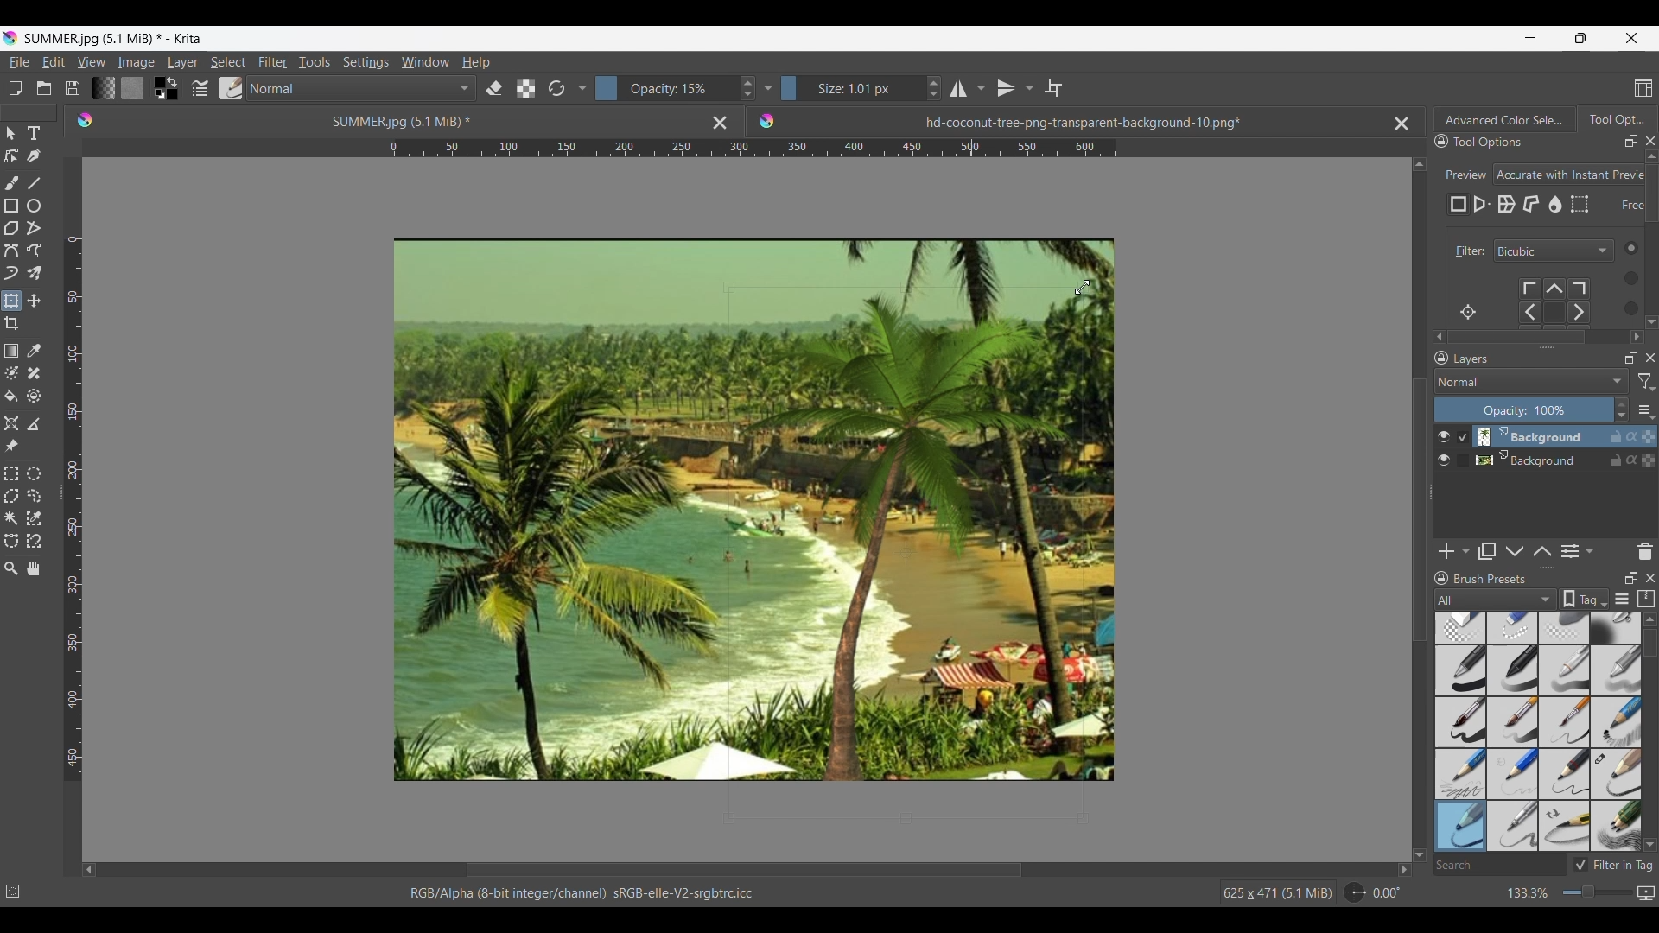 The height and width of the screenshot is (933, 1659). I want to click on pencil 2b-my point, so click(1459, 772).